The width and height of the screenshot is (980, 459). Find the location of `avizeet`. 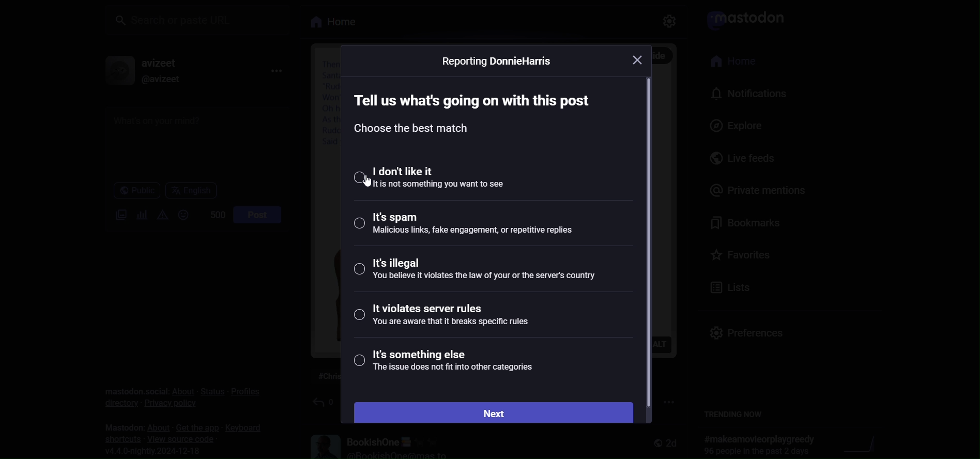

avizeet is located at coordinates (160, 62).